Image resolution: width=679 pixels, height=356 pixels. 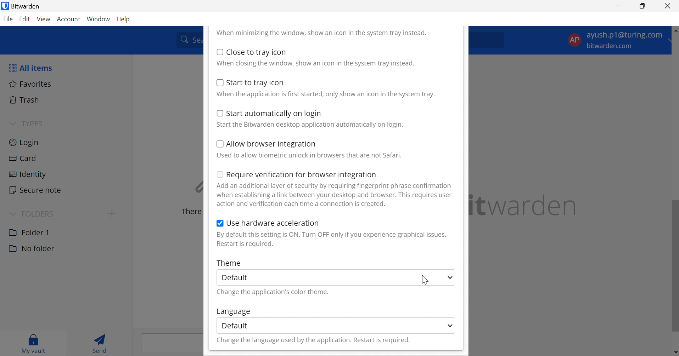 I want to click on Card, so click(x=24, y=159).